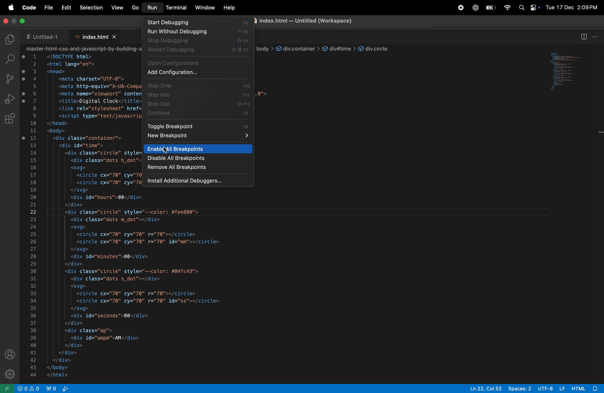  I want to click on file, so click(48, 8).